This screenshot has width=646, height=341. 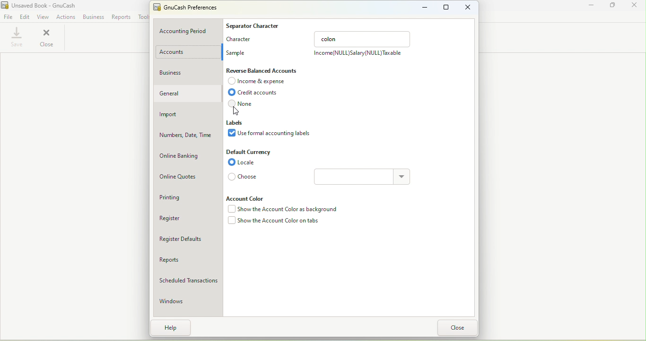 What do you see at coordinates (44, 16) in the screenshot?
I see `View` at bounding box center [44, 16].